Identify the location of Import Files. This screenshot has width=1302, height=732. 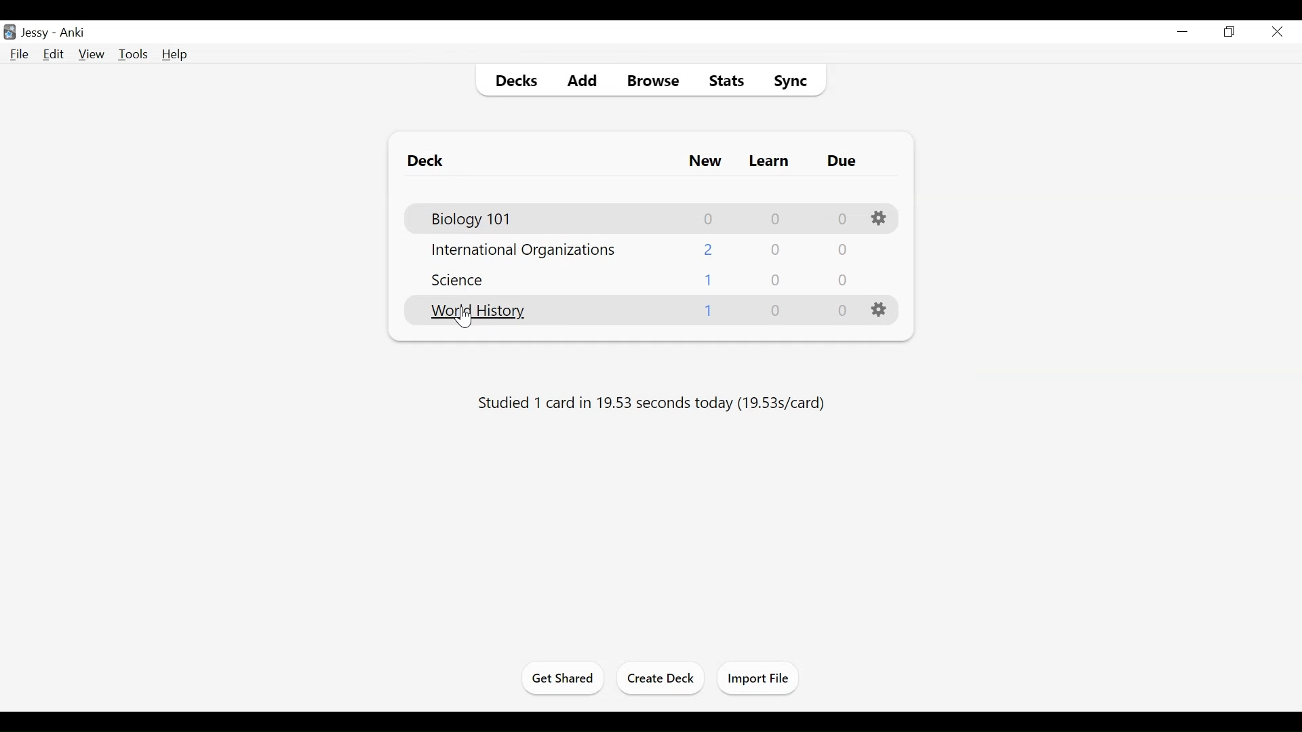
(755, 678).